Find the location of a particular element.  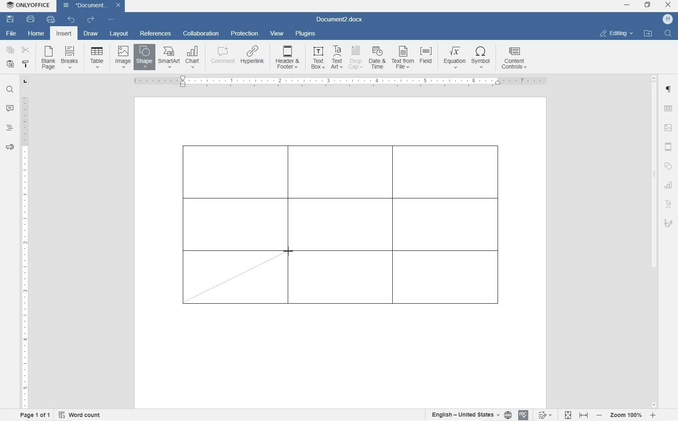

home is located at coordinates (37, 34).